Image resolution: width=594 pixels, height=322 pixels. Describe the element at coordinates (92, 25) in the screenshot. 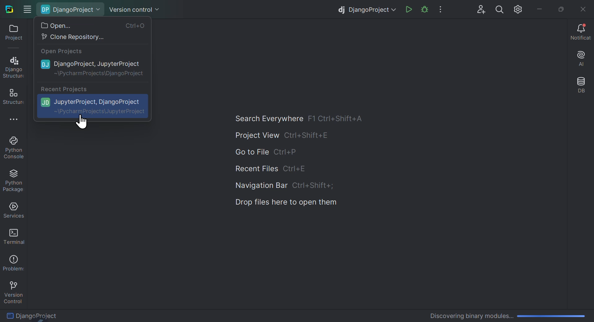

I see `Open` at that location.